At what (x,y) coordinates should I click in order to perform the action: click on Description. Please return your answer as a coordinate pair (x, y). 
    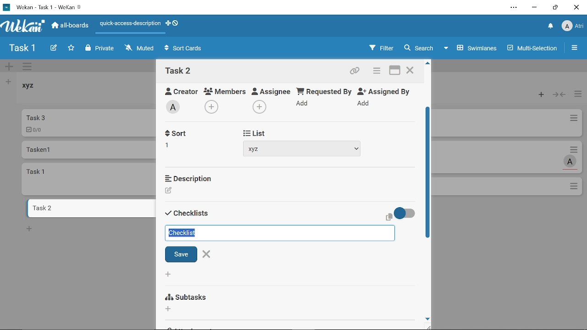
    Looking at the image, I should click on (188, 177).